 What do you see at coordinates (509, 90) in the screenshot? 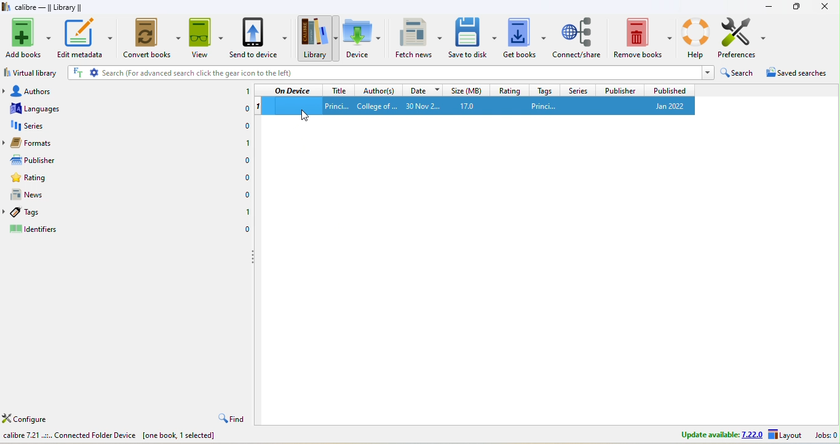
I see `rating` at bounding box center [509, 90].